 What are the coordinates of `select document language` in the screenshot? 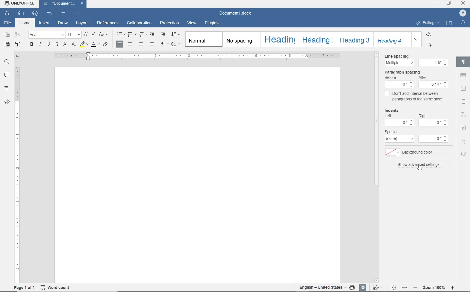 It's located at (352, 287).